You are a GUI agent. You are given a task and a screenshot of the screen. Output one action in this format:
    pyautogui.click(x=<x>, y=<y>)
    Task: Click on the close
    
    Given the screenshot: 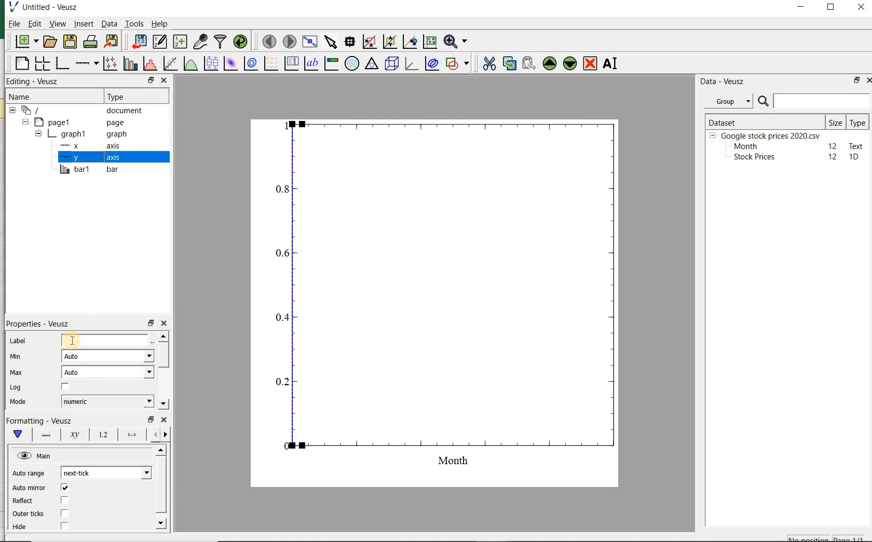 What is the action you would take?
    pyautogui.click(x=861, y=8)
    